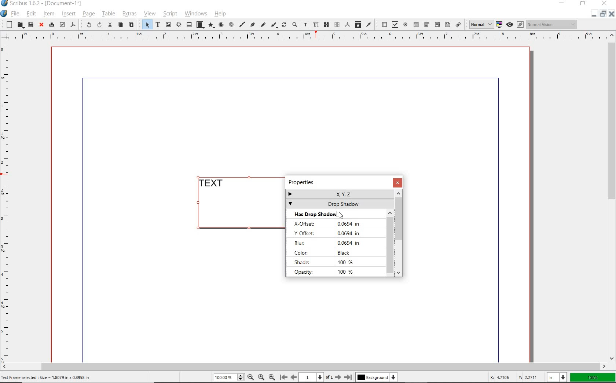 The image size is (616, 383). What do you see at coordinates (220, 15) in the screenshot?
I see `help` at bounding box center [220, 15].